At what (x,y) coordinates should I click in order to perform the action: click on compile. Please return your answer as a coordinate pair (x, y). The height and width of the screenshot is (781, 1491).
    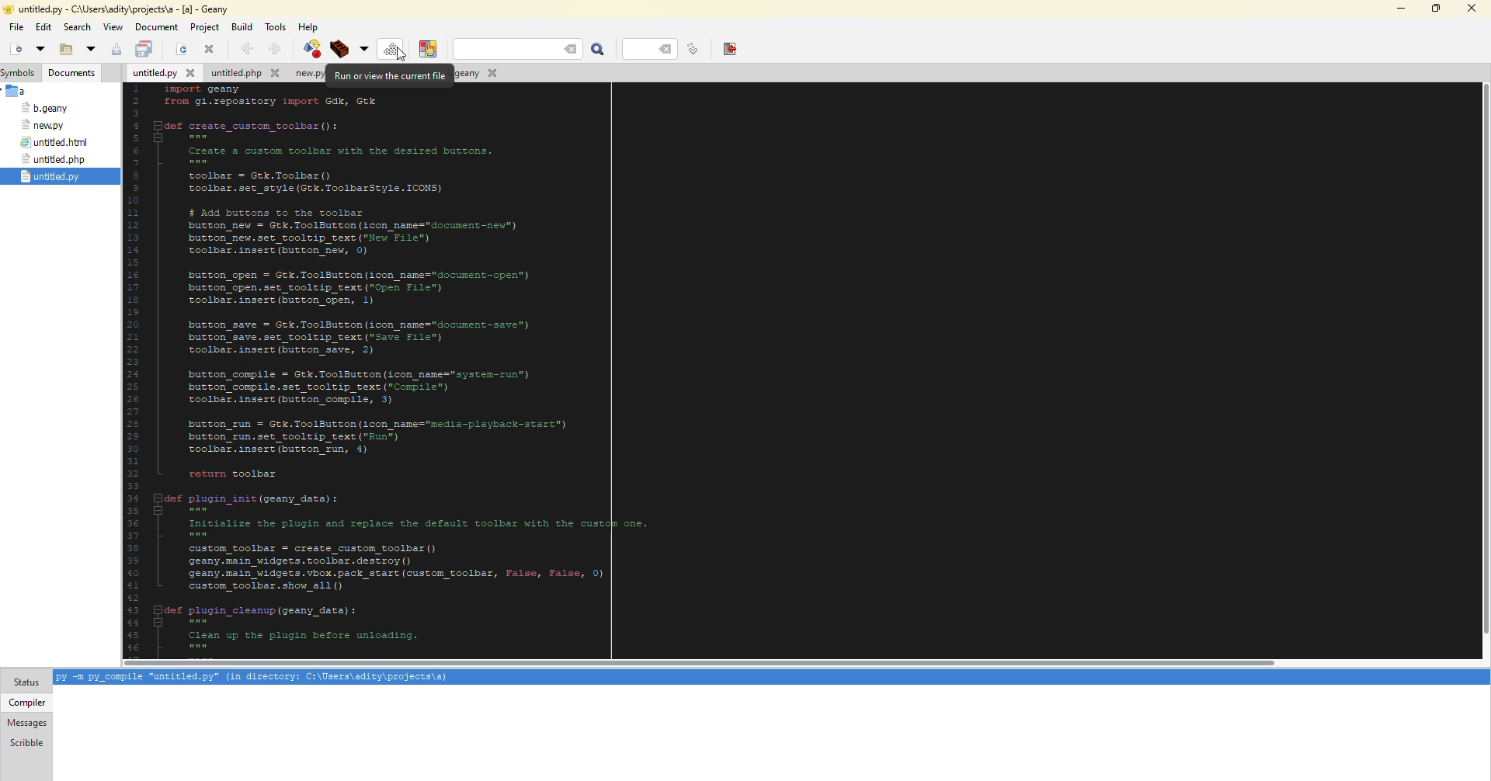
    Looking at the image, I should click on (315, 47).